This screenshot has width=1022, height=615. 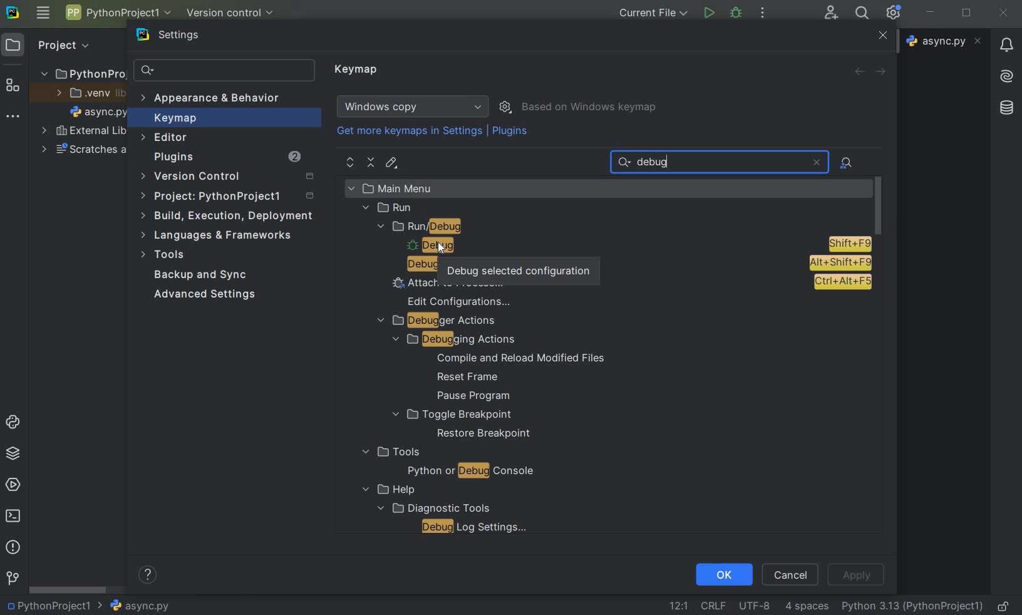 What do you see at coordinates (708, 13) in the screenshot?
I see `run` at bounding box center [708, 13].